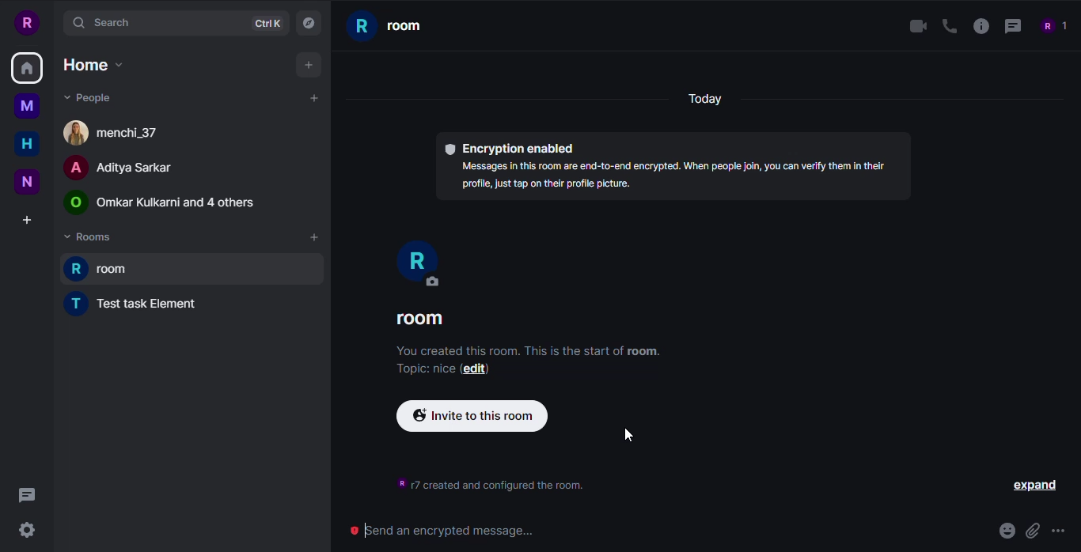 This screenshot has height=552, width=1081. What do you see at coordinates (121, 271) in the screenshot?
I see `room created` at bounding box center [121, 271].